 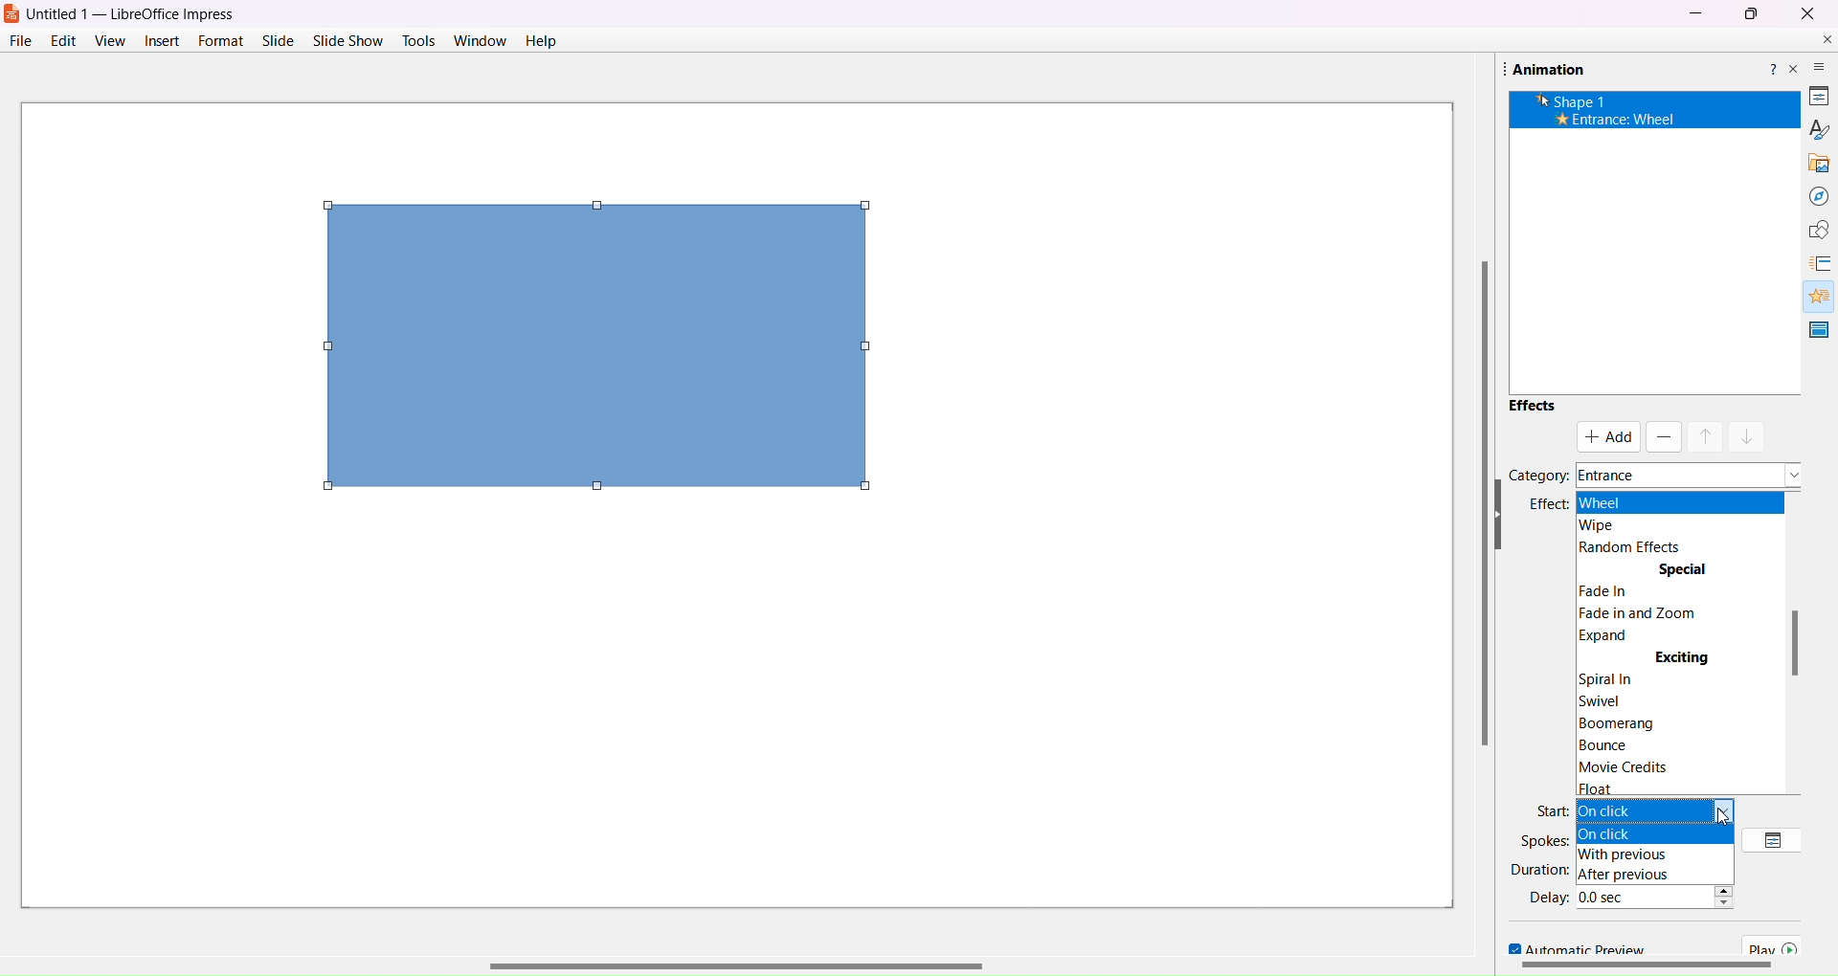 I want to click on 7x Shape 1
% Entrance: Wheel, so click(x=1609, y=109).